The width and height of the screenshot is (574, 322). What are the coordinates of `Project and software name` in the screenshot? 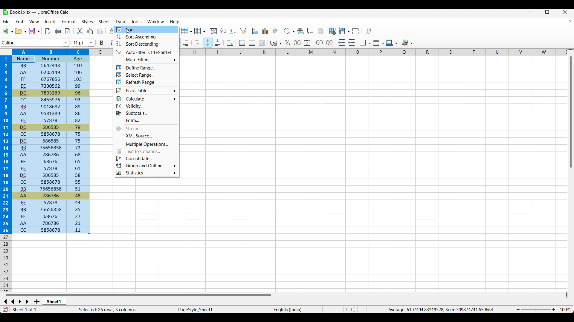 It's located at (39, 12).